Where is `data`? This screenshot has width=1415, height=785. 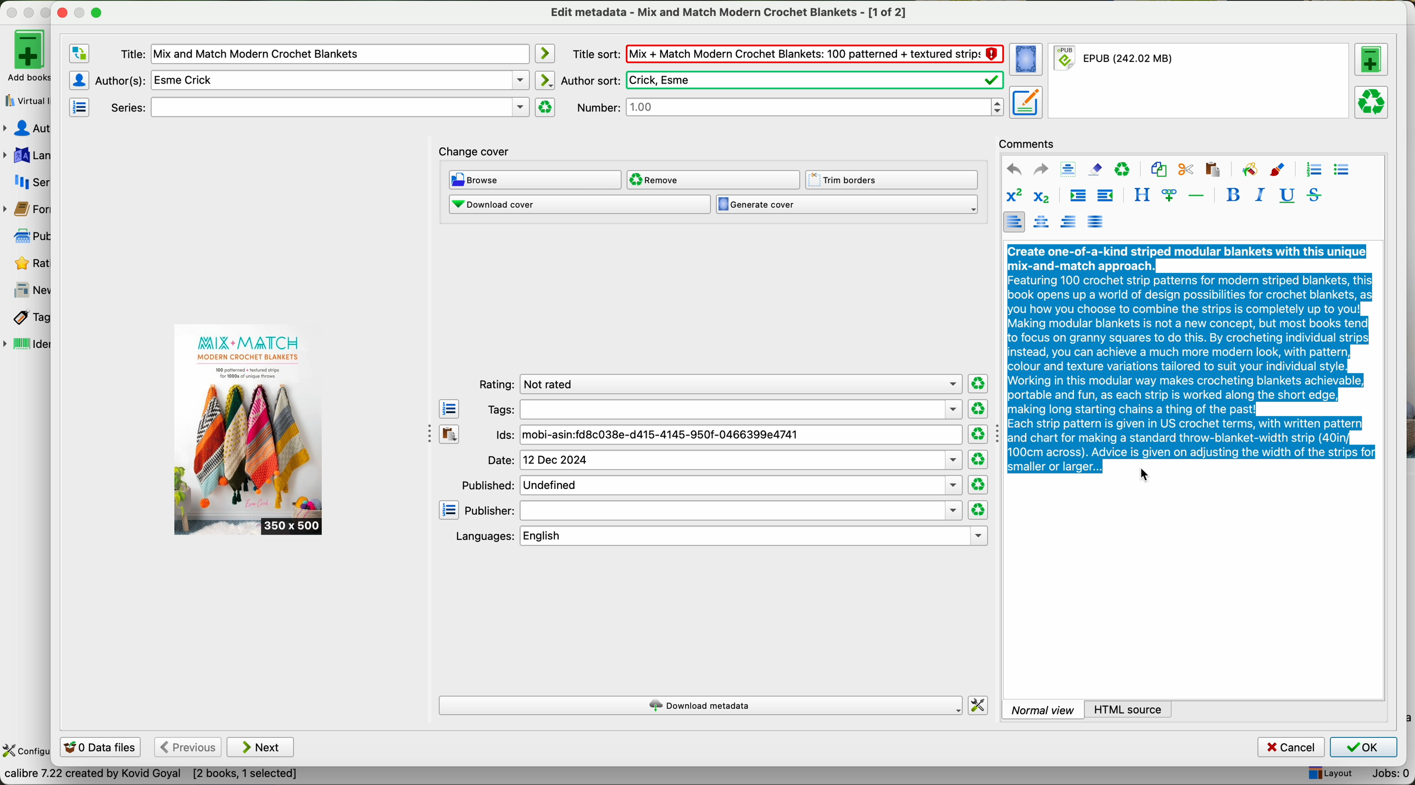
data is located at coordinates (151, 776).